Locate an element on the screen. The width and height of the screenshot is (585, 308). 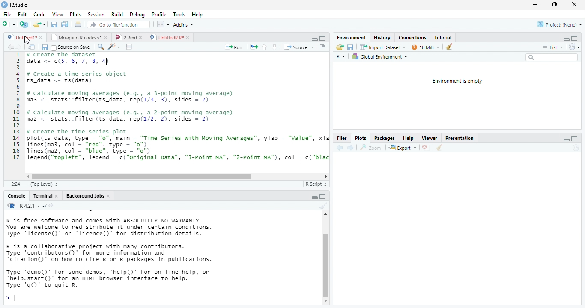
2:24 is located at coordinates (15, 184).